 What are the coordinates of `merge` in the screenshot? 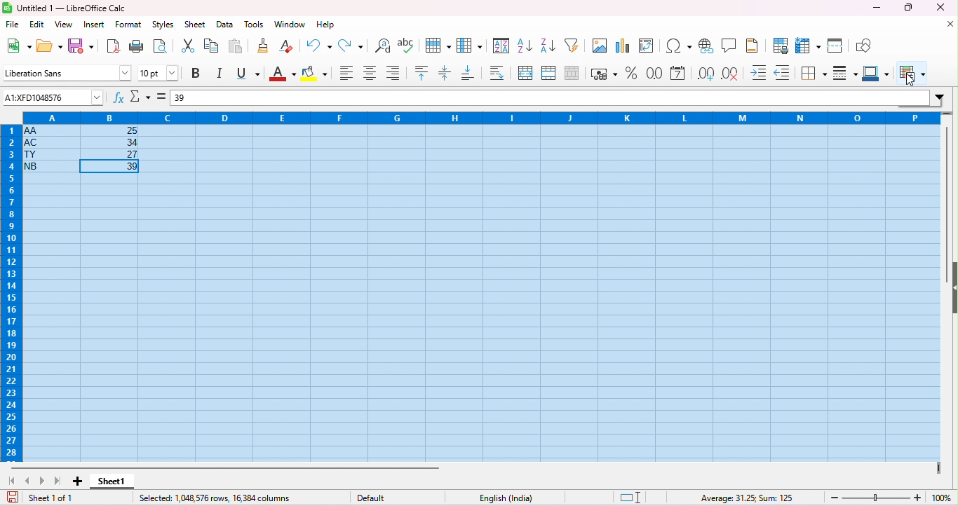 It's located at (548, 72).